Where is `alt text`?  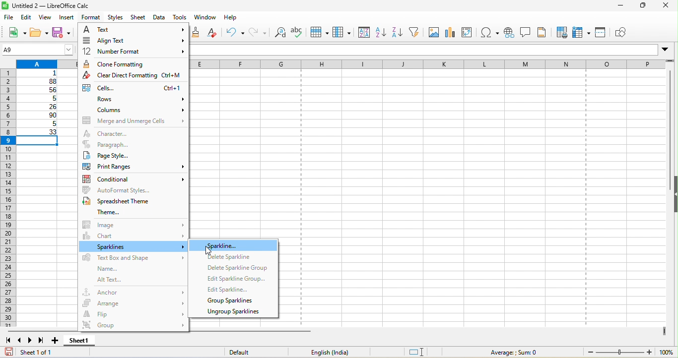 alt text is located at coordinates (125, 280).